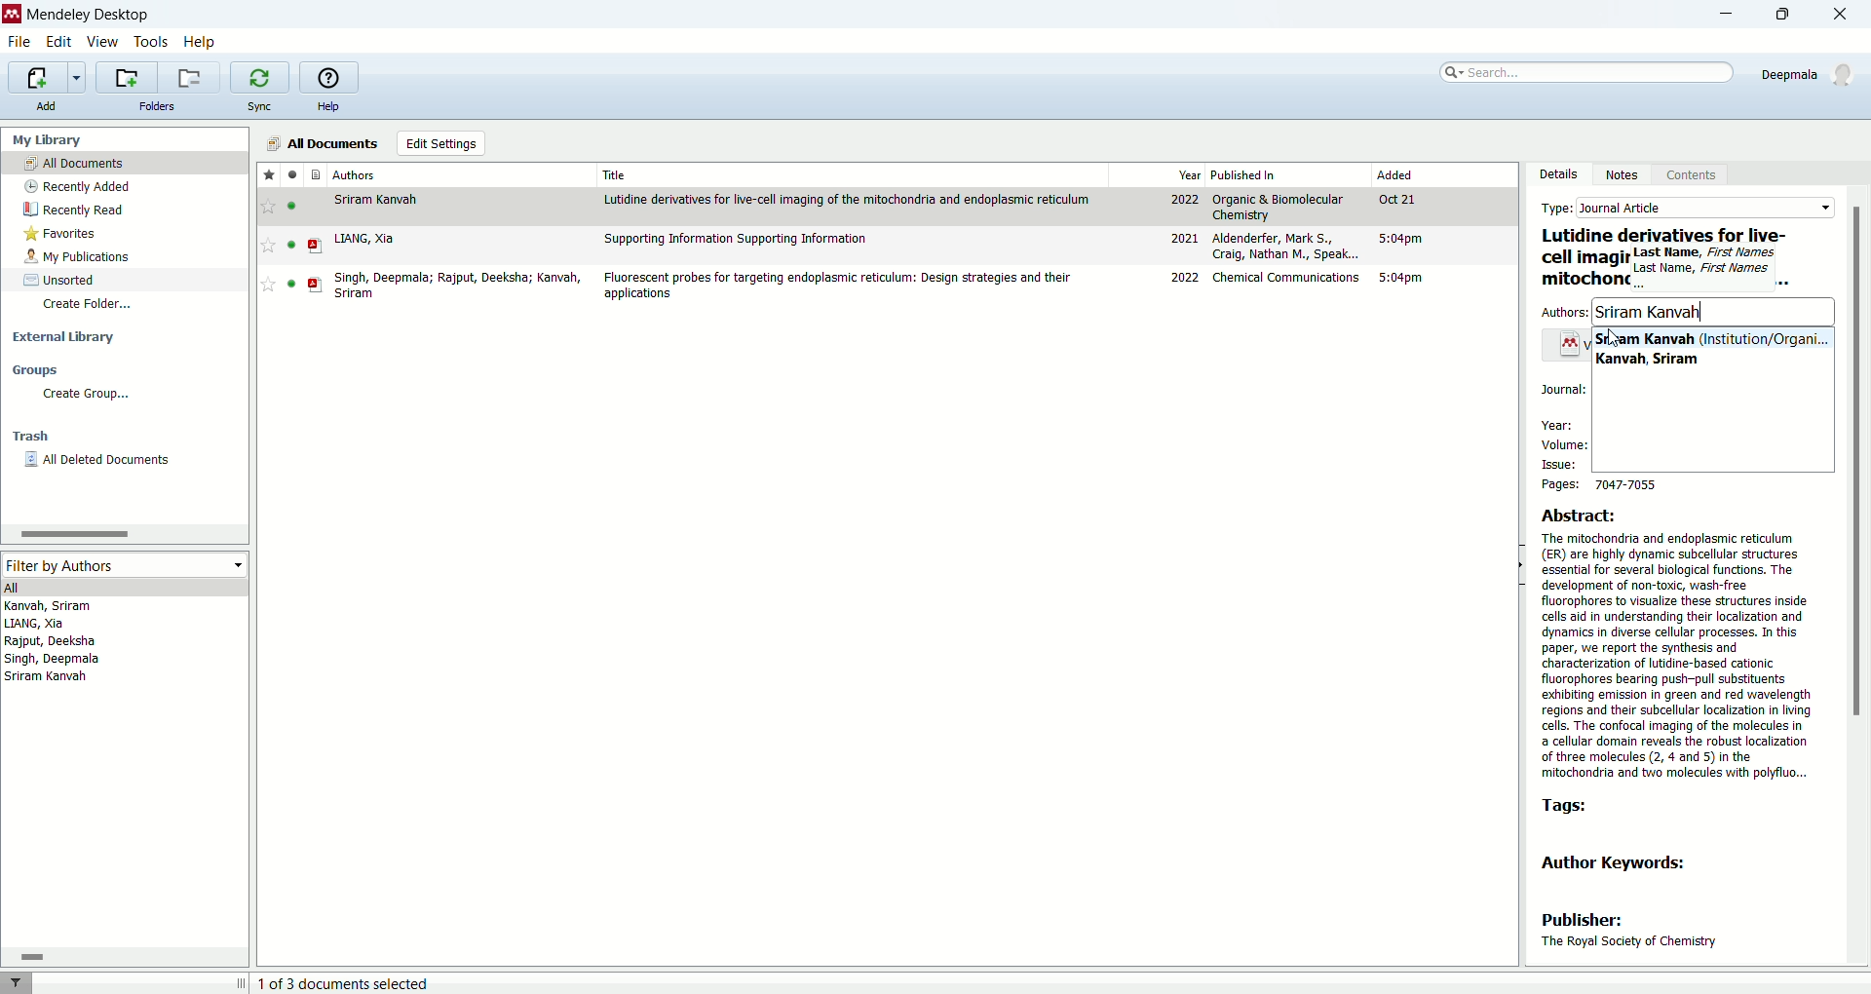 Image resolution: width=1871 pixels, height=994 pixels. I want to click on type, so click(1559, 208).